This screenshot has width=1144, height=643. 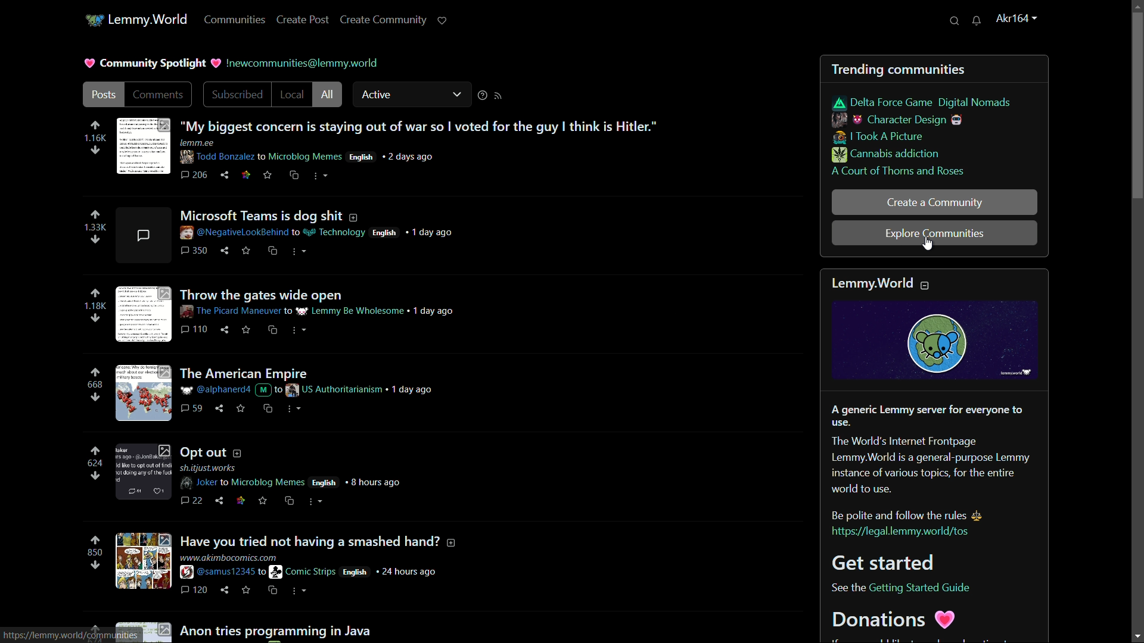 I want to click on image, so click(x=940, y=341).